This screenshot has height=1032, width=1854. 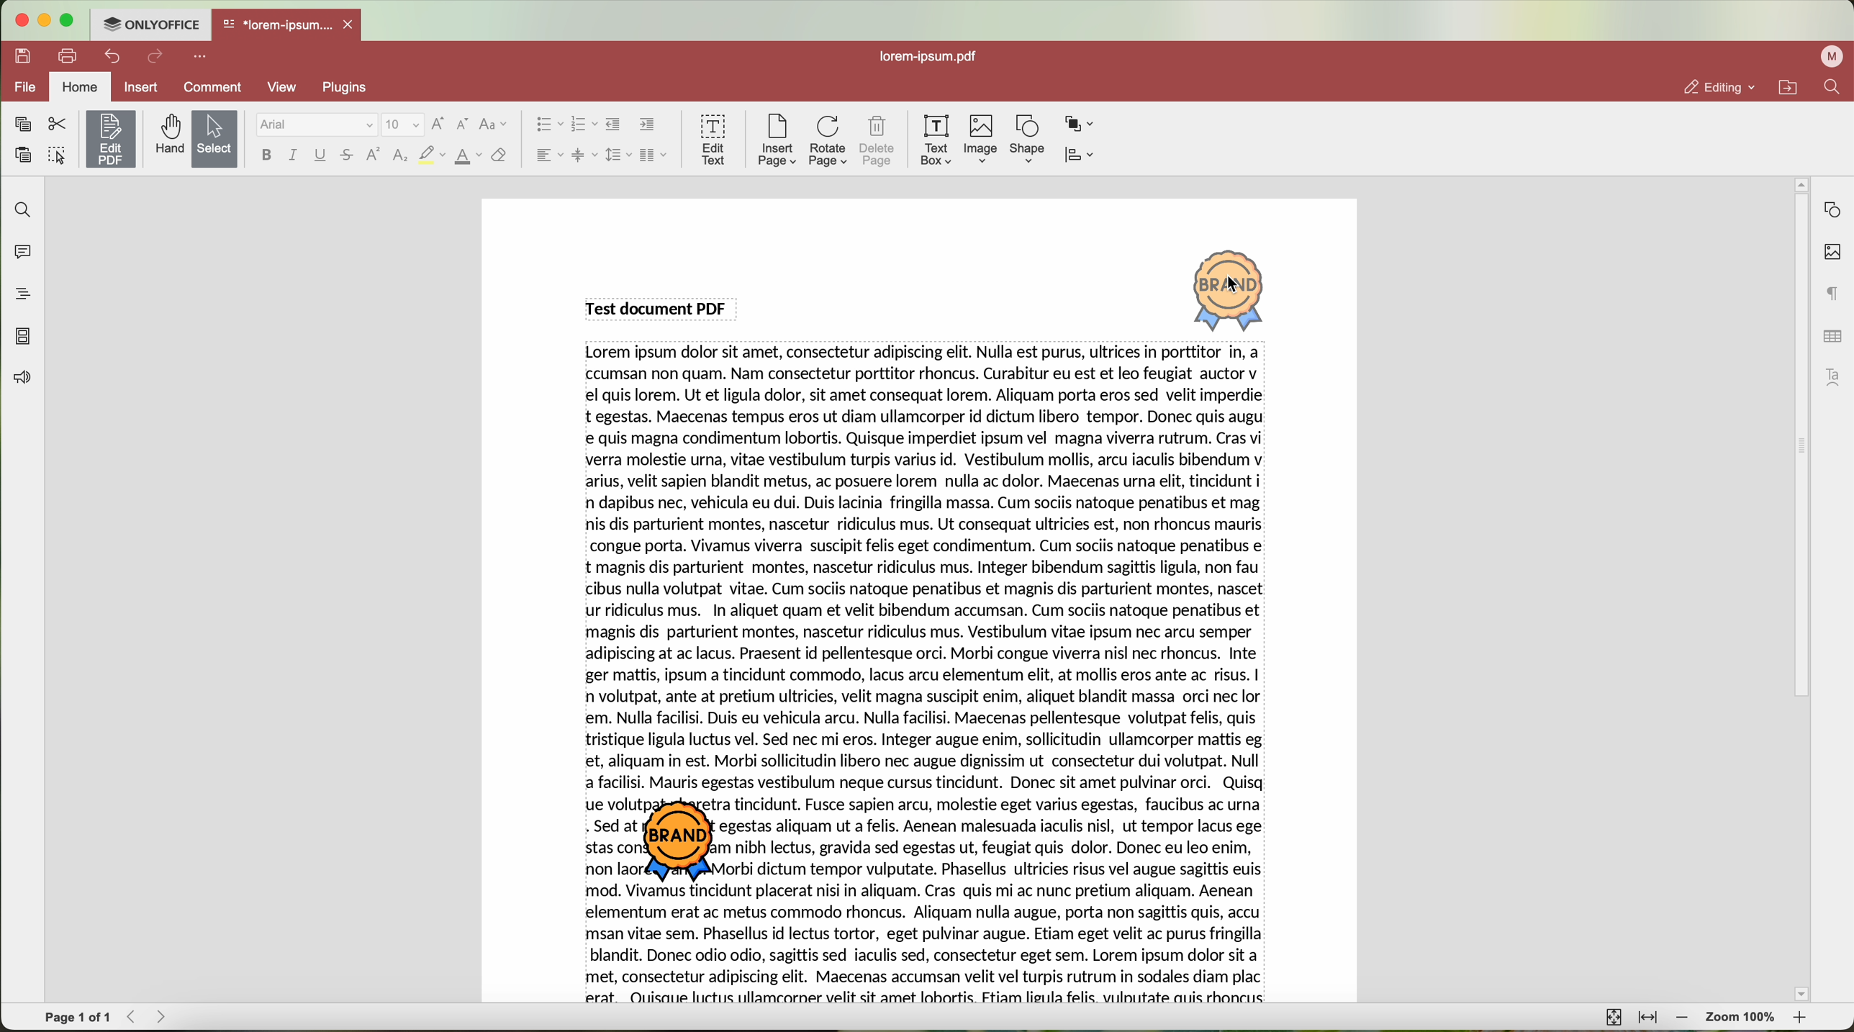 I want to click on shape, so click(x=1028, y=140).